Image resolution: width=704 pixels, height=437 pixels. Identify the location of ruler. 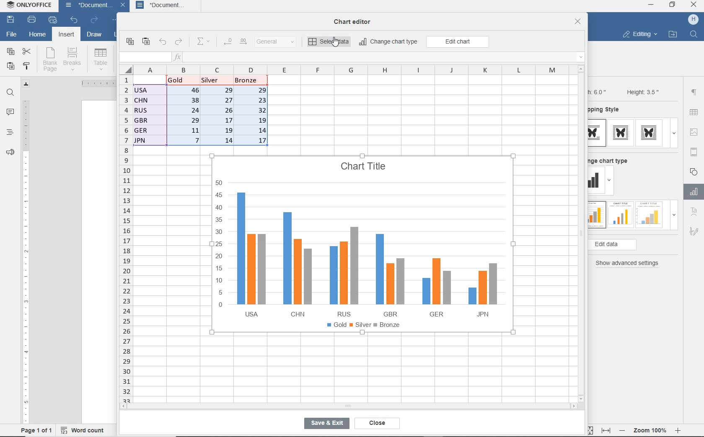
(94, 83).